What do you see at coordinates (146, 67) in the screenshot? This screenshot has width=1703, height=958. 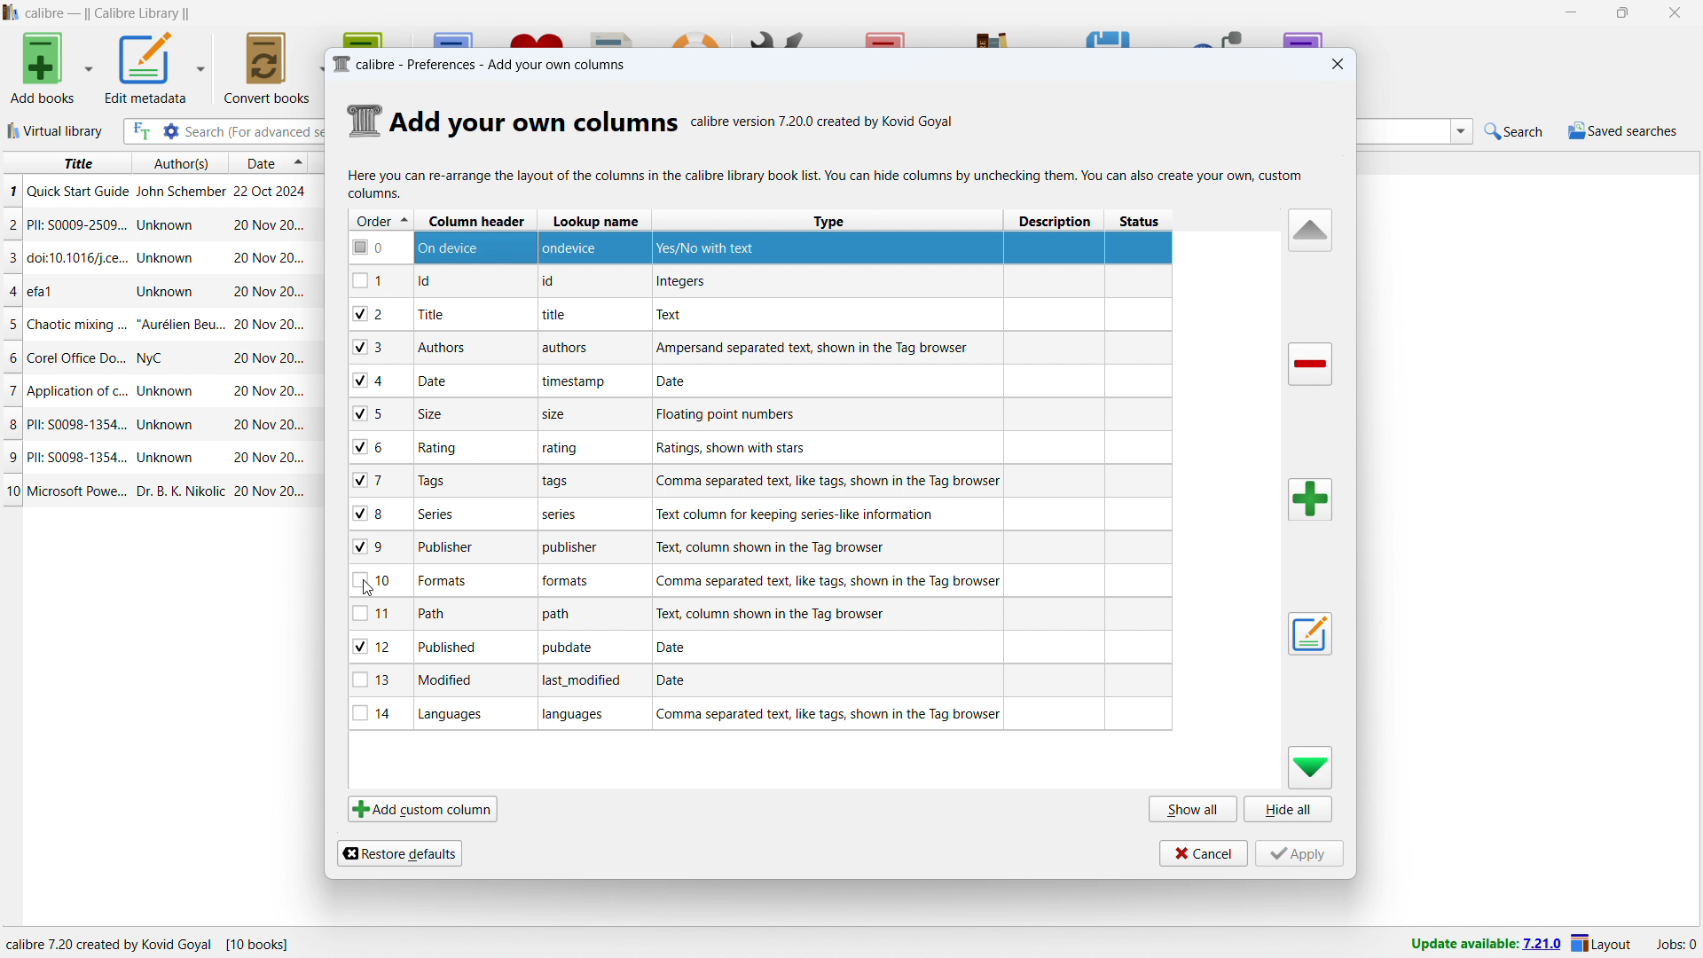 I see `edit metadata` at bounding box center [146, 67].